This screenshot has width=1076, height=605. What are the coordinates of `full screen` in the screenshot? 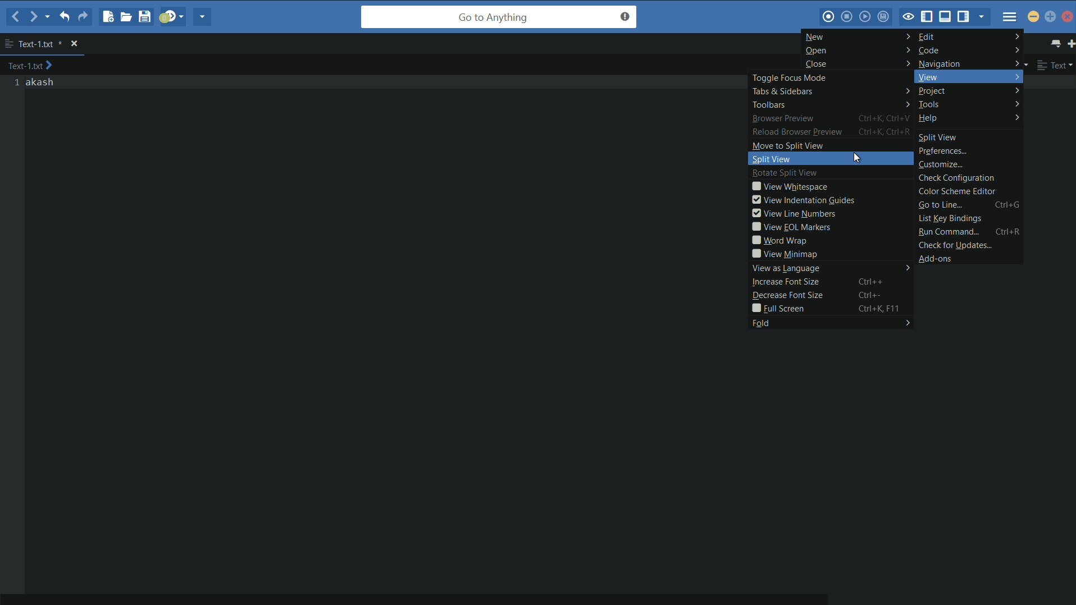 It's located at (832, 308).